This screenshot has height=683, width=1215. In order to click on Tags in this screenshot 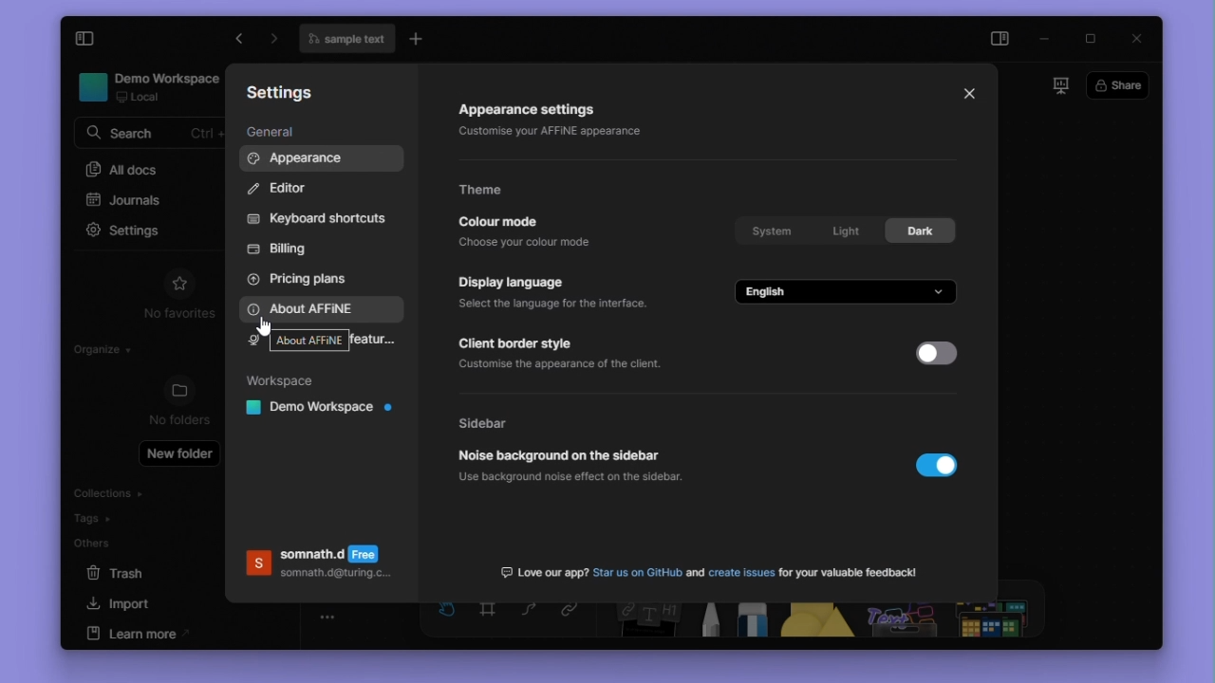, I will do `click(142, 519)`.